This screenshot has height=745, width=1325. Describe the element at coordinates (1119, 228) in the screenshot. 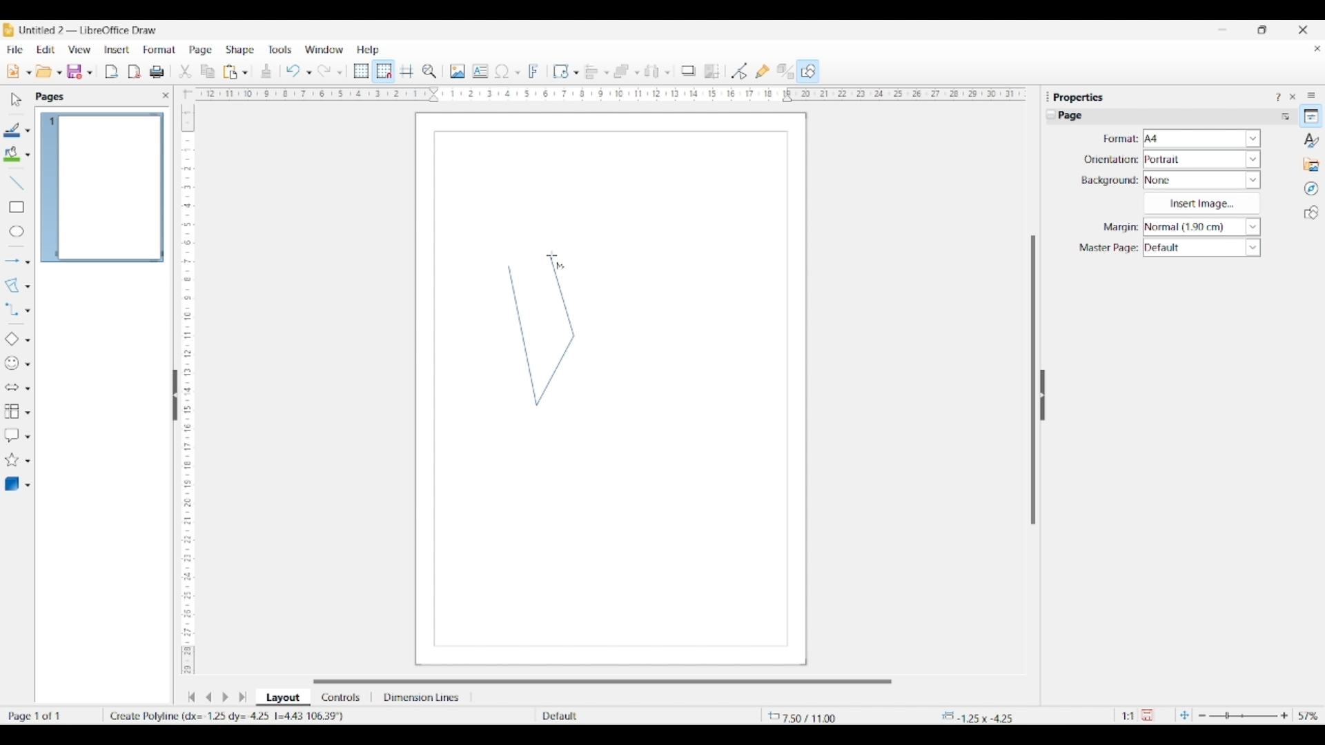

I see `Indicates margin settings` at that location.